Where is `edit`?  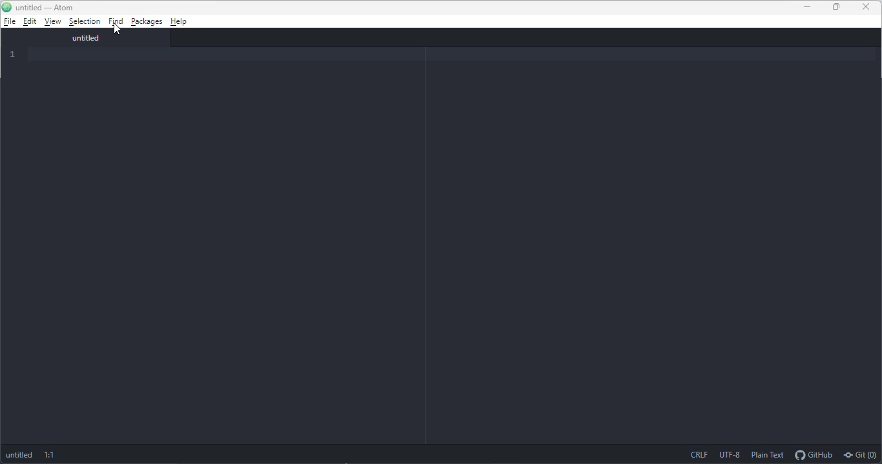 edit is located at coordinates (28, 21).